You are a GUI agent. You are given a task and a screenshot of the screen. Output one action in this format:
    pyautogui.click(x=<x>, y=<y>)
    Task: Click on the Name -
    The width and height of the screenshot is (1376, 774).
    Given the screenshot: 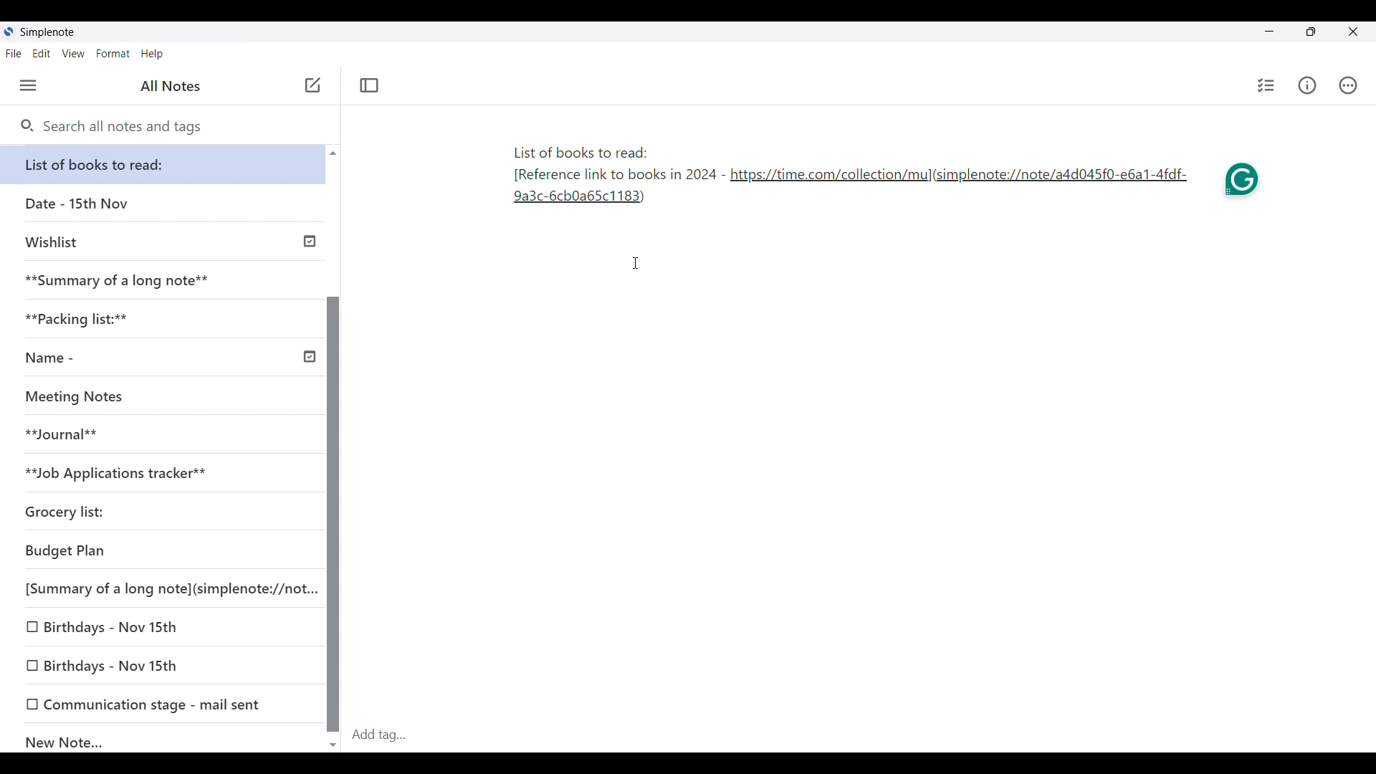 What is the action you would take?
    pyautogui.click(x=168, y=359)
    